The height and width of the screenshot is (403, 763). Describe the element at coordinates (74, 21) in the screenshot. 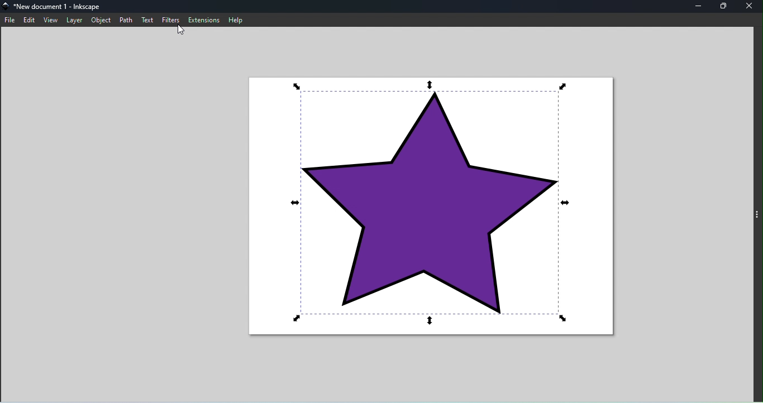

I see `layer` at that location.